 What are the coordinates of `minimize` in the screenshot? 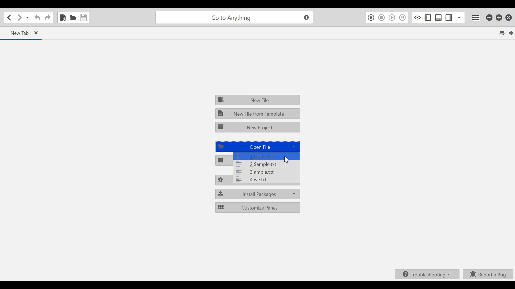 It's located at (490, 18).